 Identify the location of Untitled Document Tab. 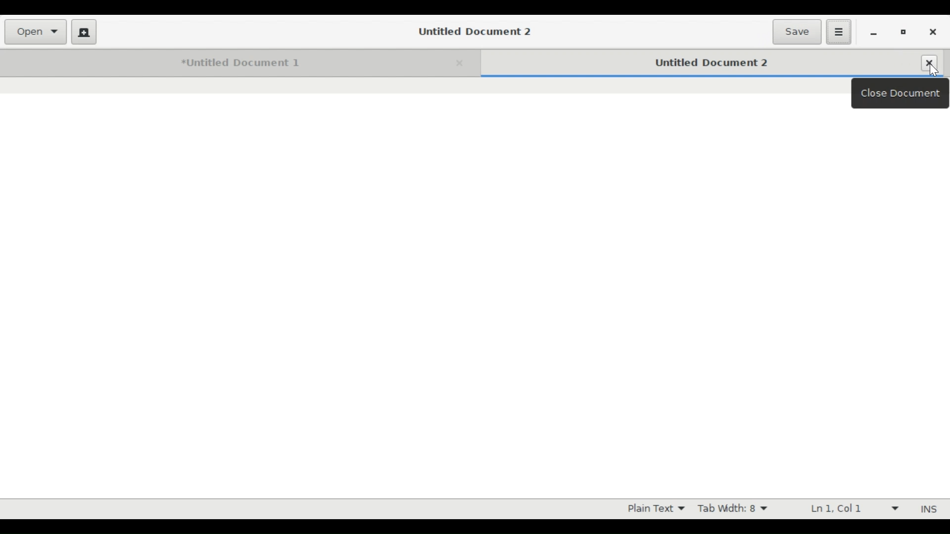
(698, 63).